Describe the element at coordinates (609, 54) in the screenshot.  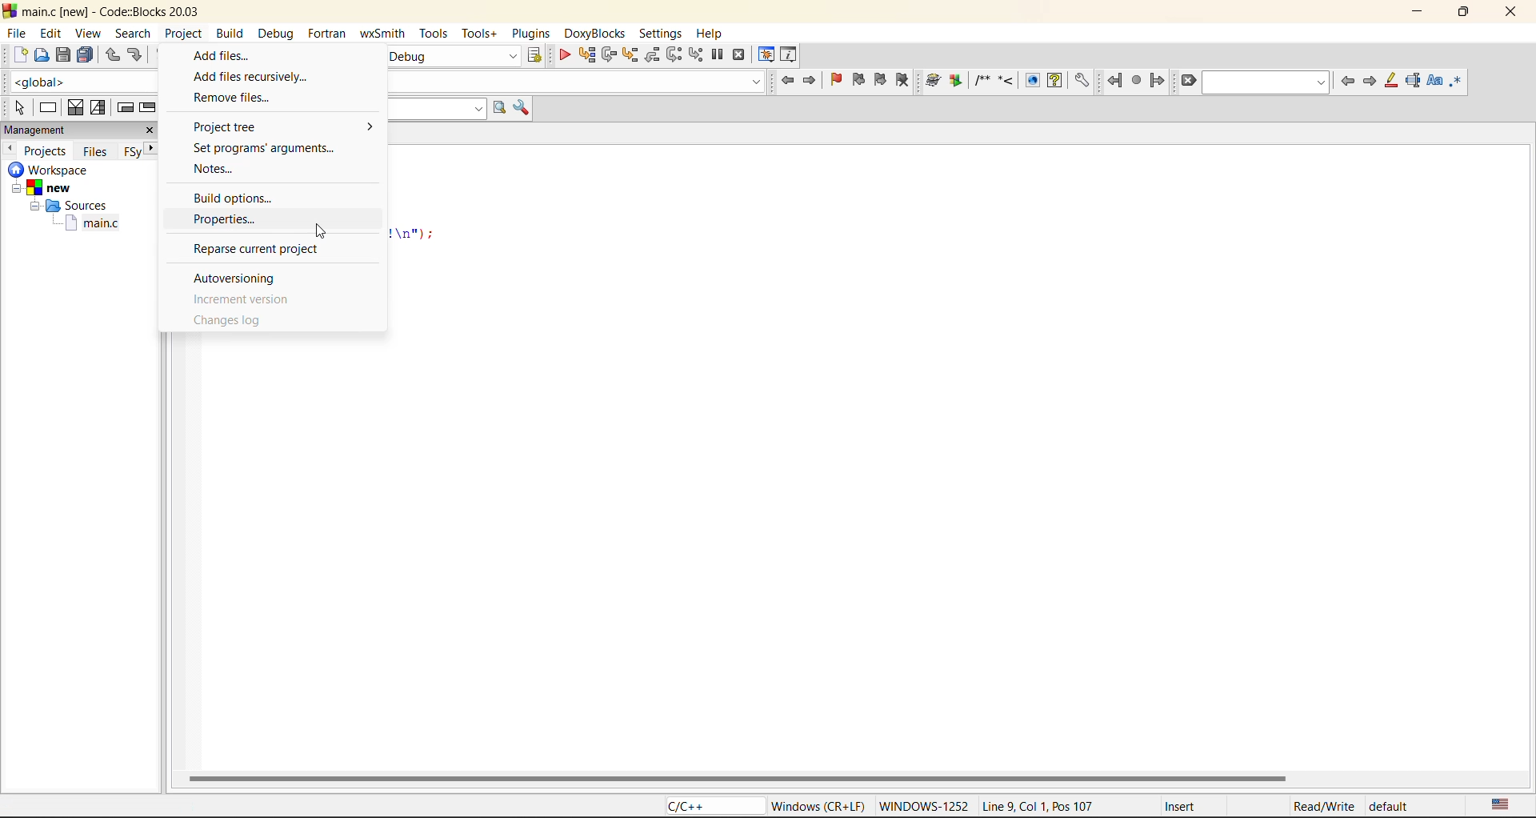
I see `next line` at that location.